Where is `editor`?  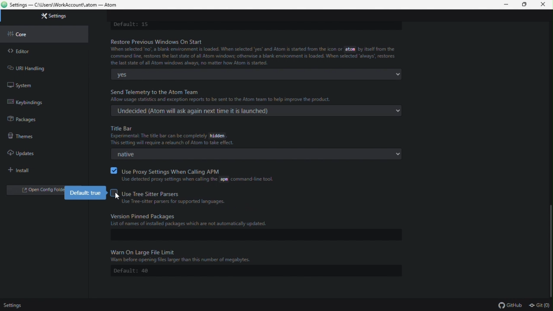
editor is located at coordinates (19, 51).